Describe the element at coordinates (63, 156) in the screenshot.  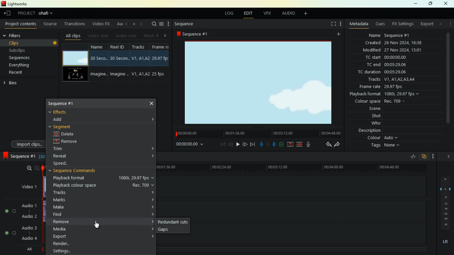
I see `reveal` at that location.